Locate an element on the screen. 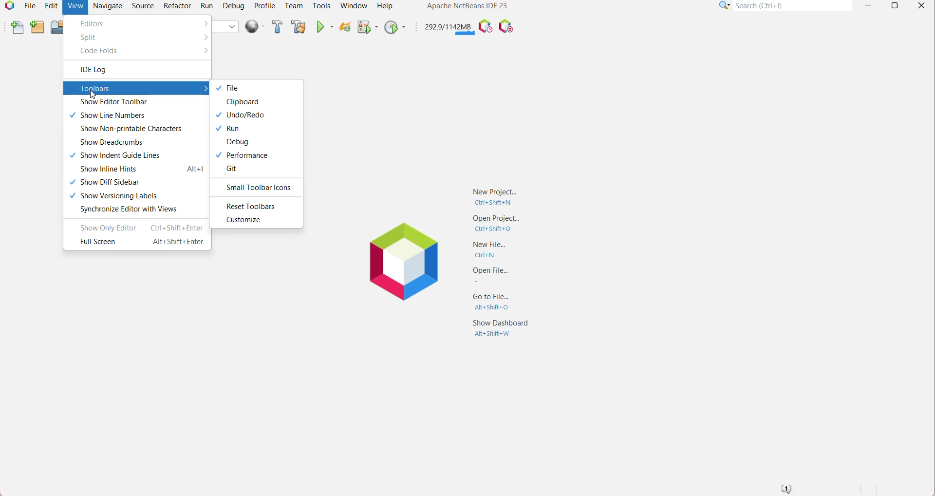 The width and height of the screenshot is (935, 496). Show Dashboard is located at coordinates (501, 332).